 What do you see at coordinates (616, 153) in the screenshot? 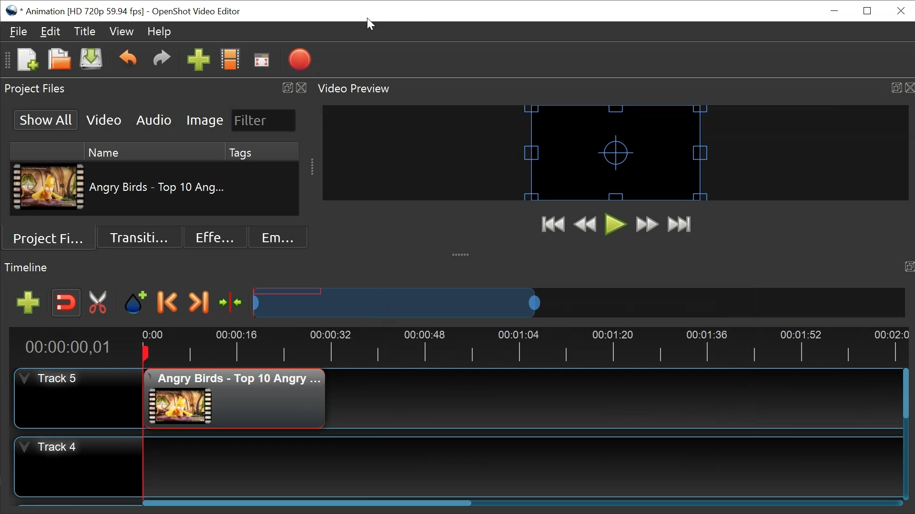
I see `Preview Window` at bounding box center [616, 153].